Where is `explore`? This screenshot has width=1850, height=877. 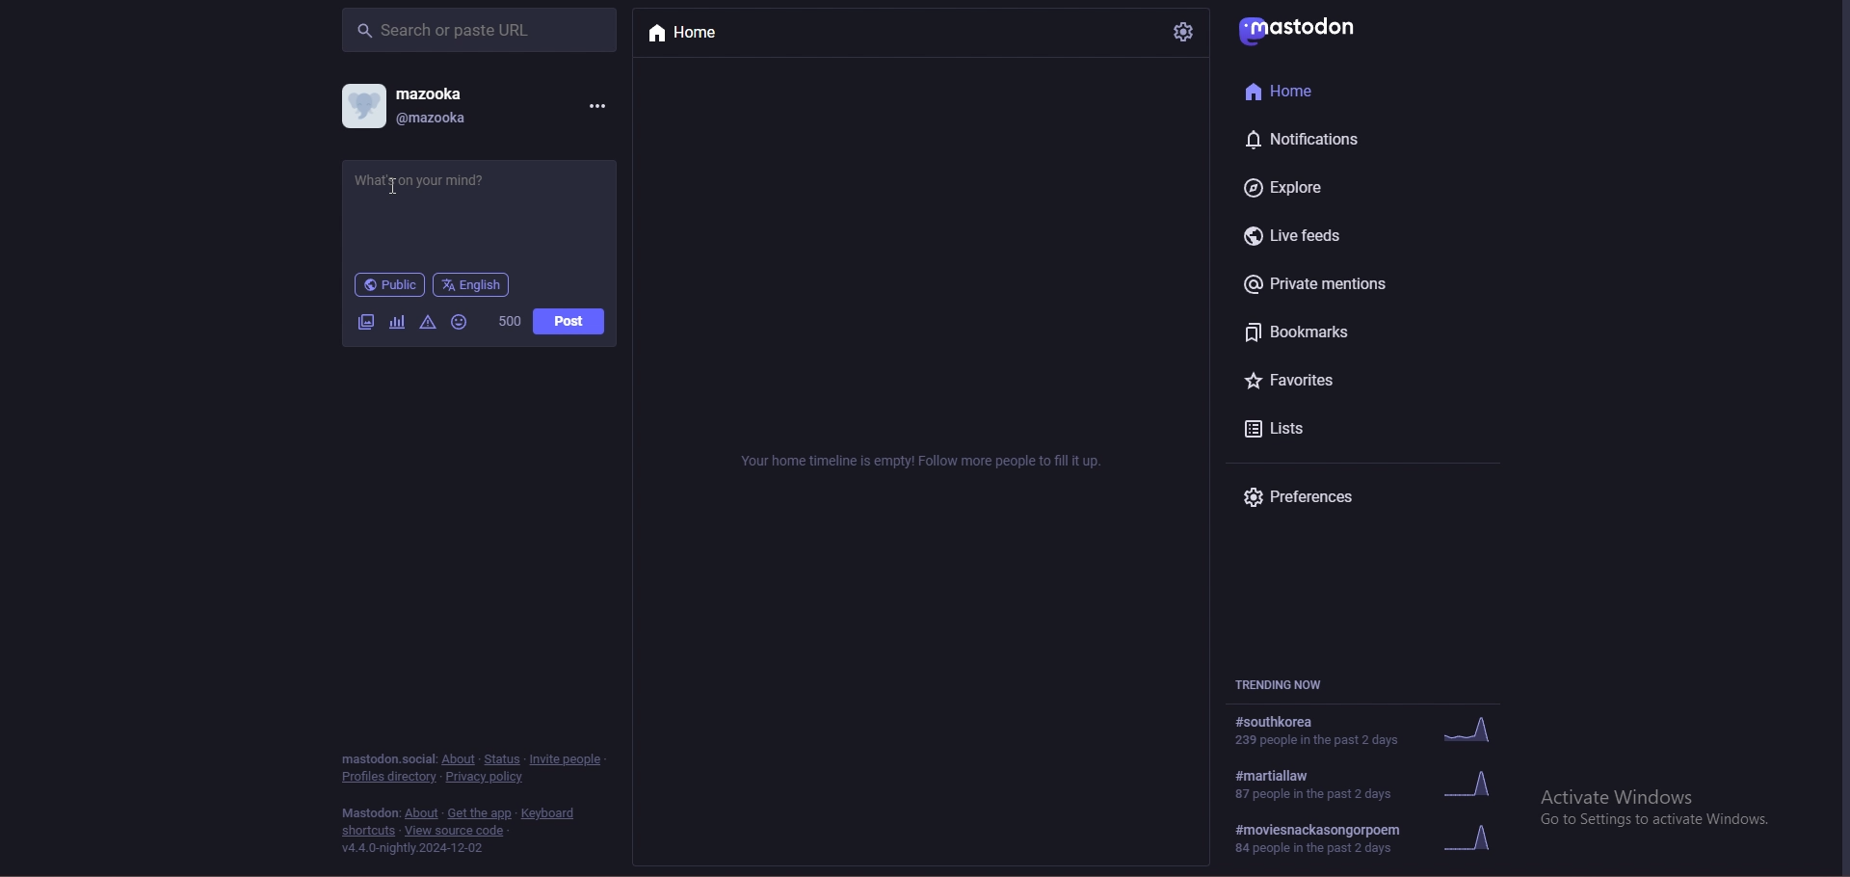
explore is located at coordinates (1311, 186).